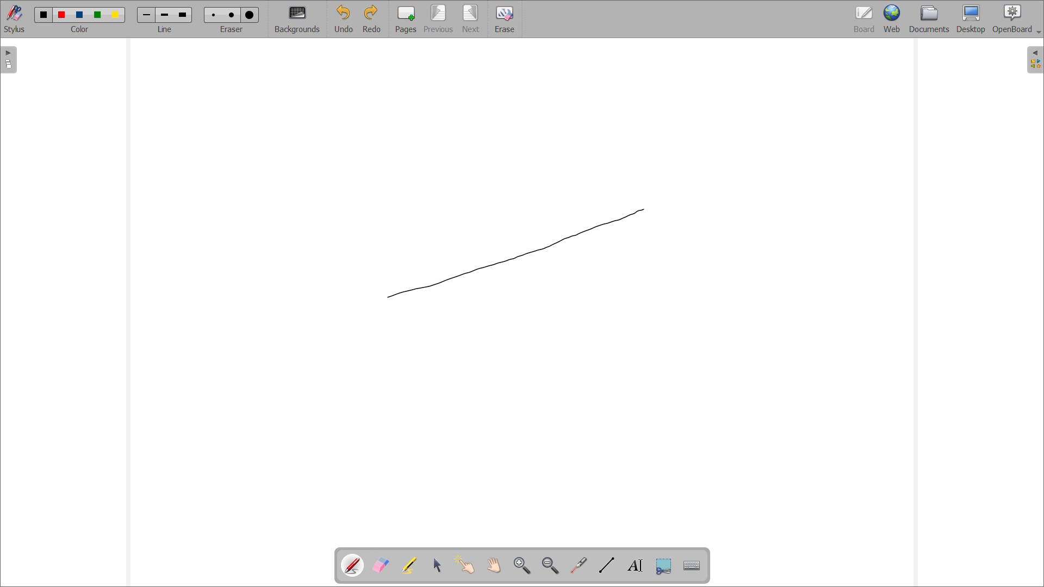 The height and width of the screenshot is (587, 1044). Describe the element at coordinates (406, 19) in the screenshot. I see `add pages` at that location.